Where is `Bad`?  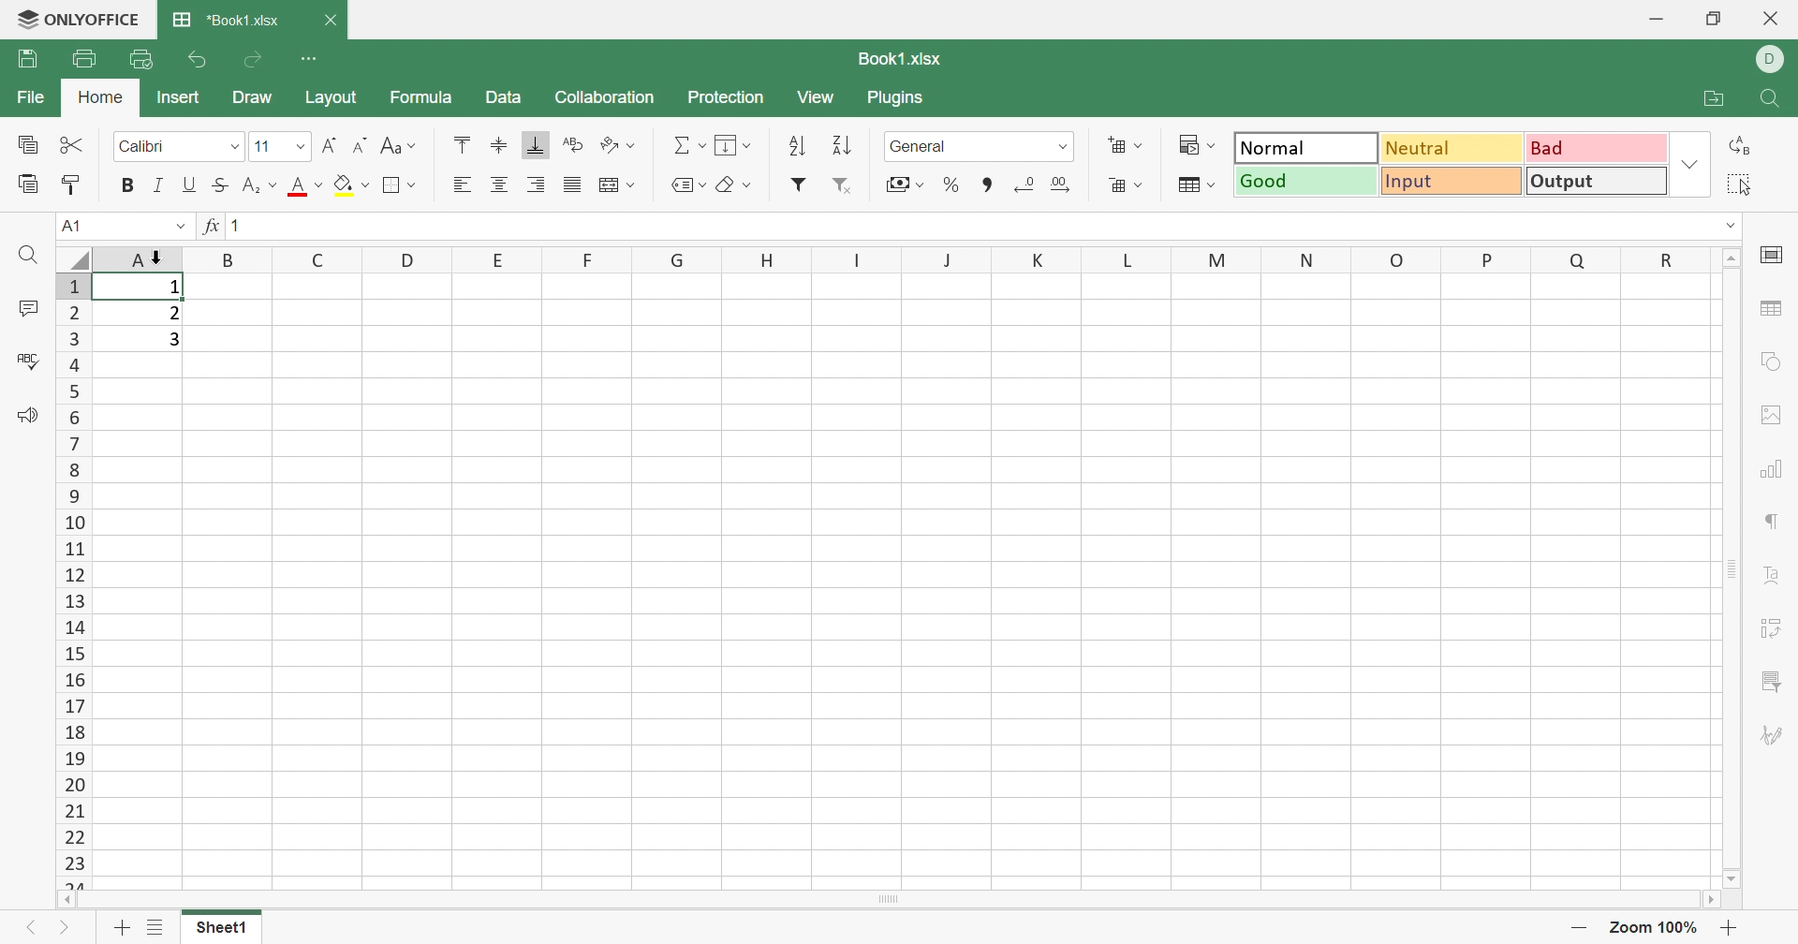
Bad is located at coordinates (1595, 146).